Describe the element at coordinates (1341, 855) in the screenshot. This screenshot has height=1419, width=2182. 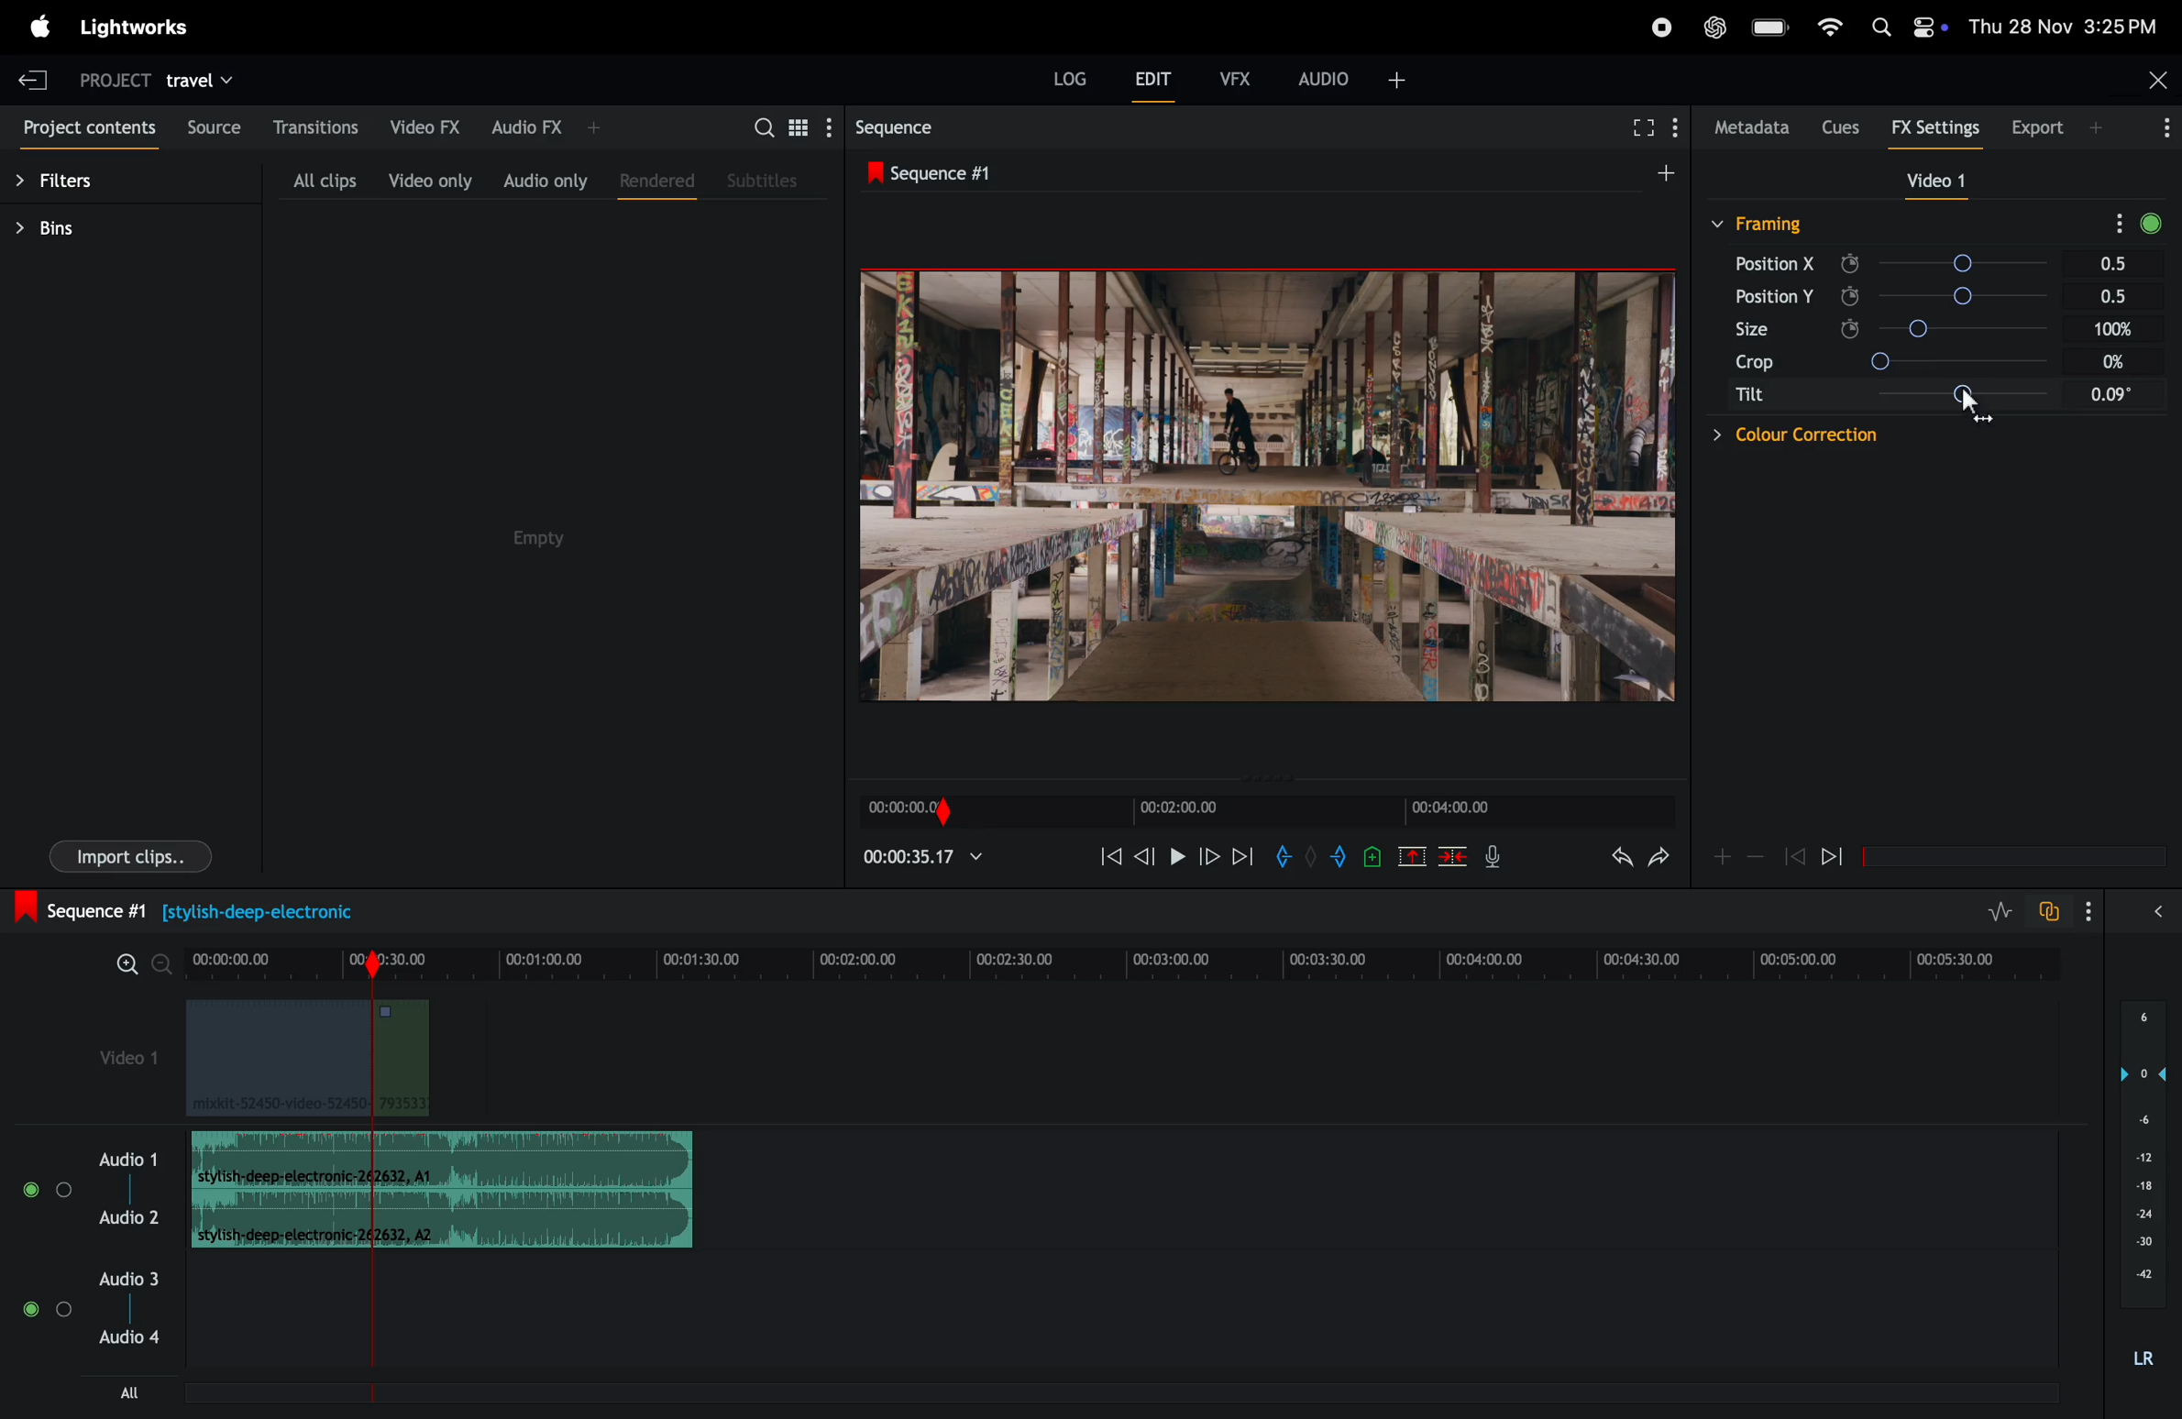
I see `add out mark` at that location.